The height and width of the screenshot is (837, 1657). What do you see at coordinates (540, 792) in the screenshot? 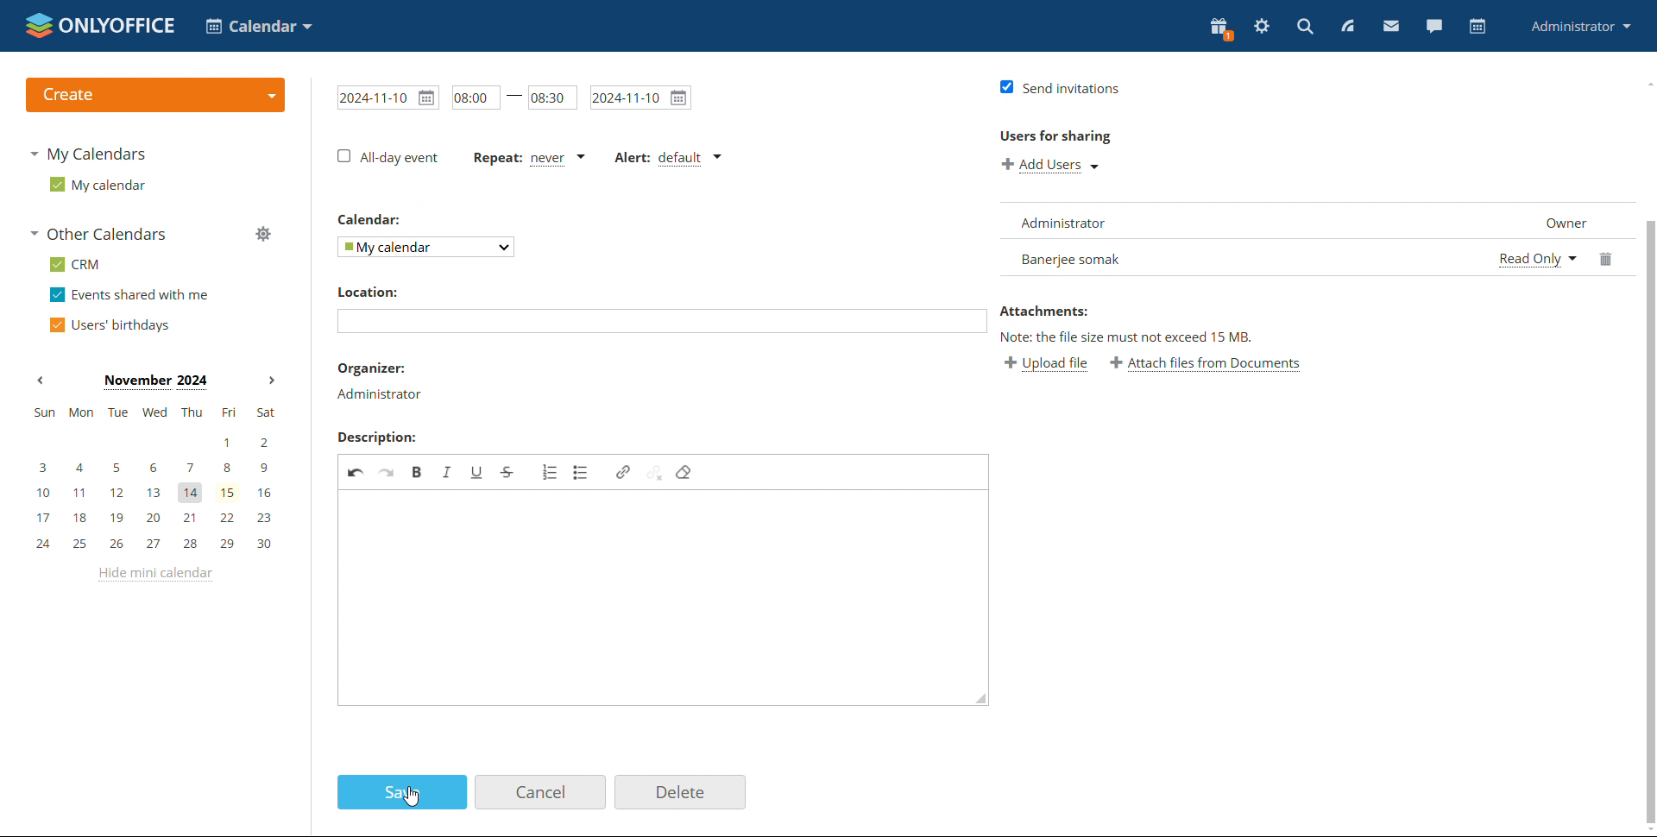
I see `cancel` at bounding box center [540, 792].